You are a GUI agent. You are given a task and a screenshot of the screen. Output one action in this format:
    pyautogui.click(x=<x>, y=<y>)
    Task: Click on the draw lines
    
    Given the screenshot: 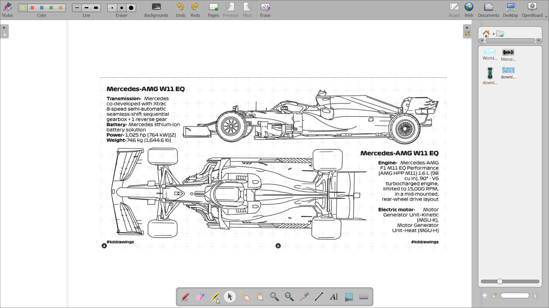 What is the action you would take?
    pyautogui.click(x=320, y=296)
    